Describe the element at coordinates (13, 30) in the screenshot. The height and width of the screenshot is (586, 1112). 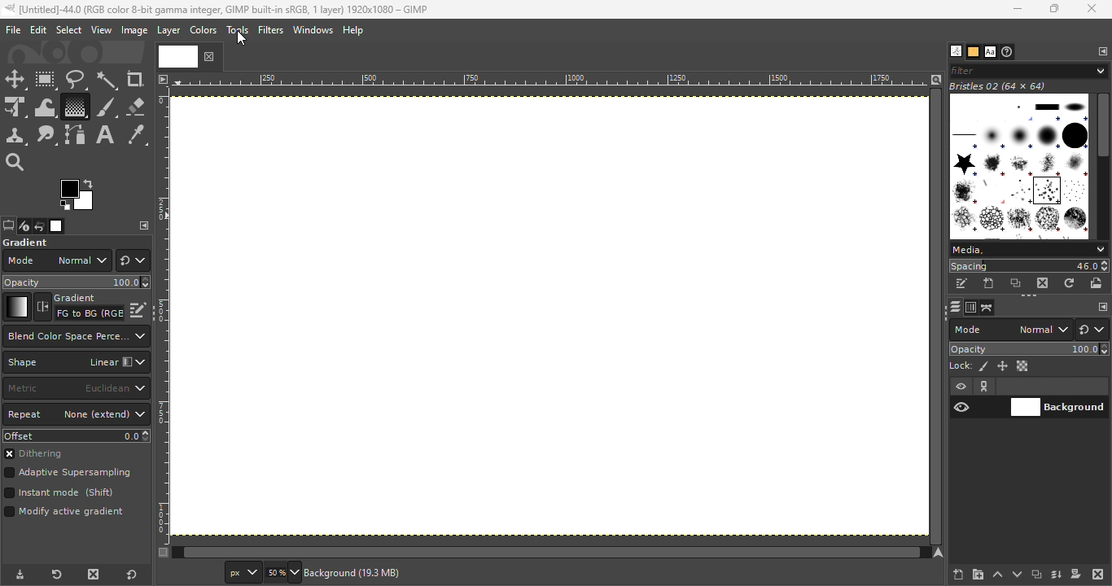
I see `File` at that location.